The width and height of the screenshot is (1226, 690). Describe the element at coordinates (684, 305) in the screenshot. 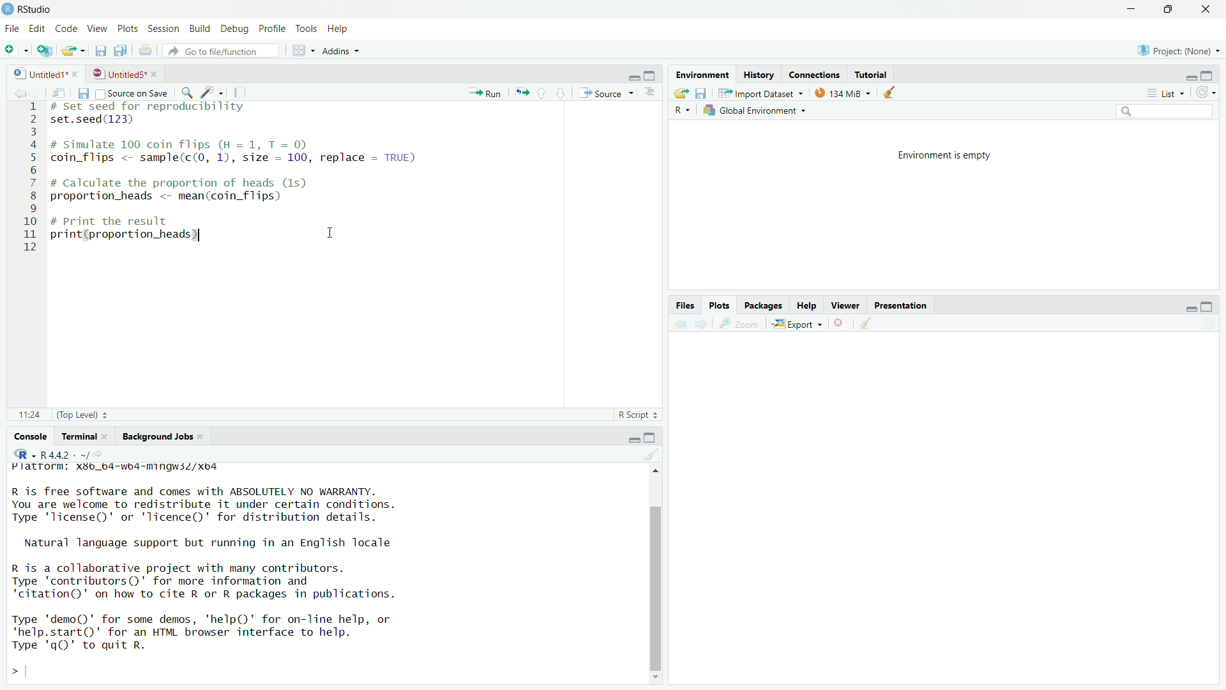

I see `Files` at that location.